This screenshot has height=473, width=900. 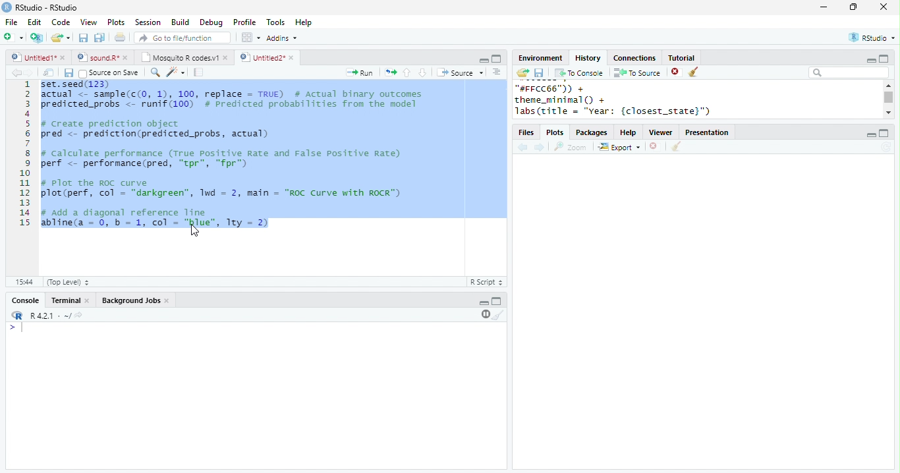 I want to click on Debug, so click(x=213, y=23).